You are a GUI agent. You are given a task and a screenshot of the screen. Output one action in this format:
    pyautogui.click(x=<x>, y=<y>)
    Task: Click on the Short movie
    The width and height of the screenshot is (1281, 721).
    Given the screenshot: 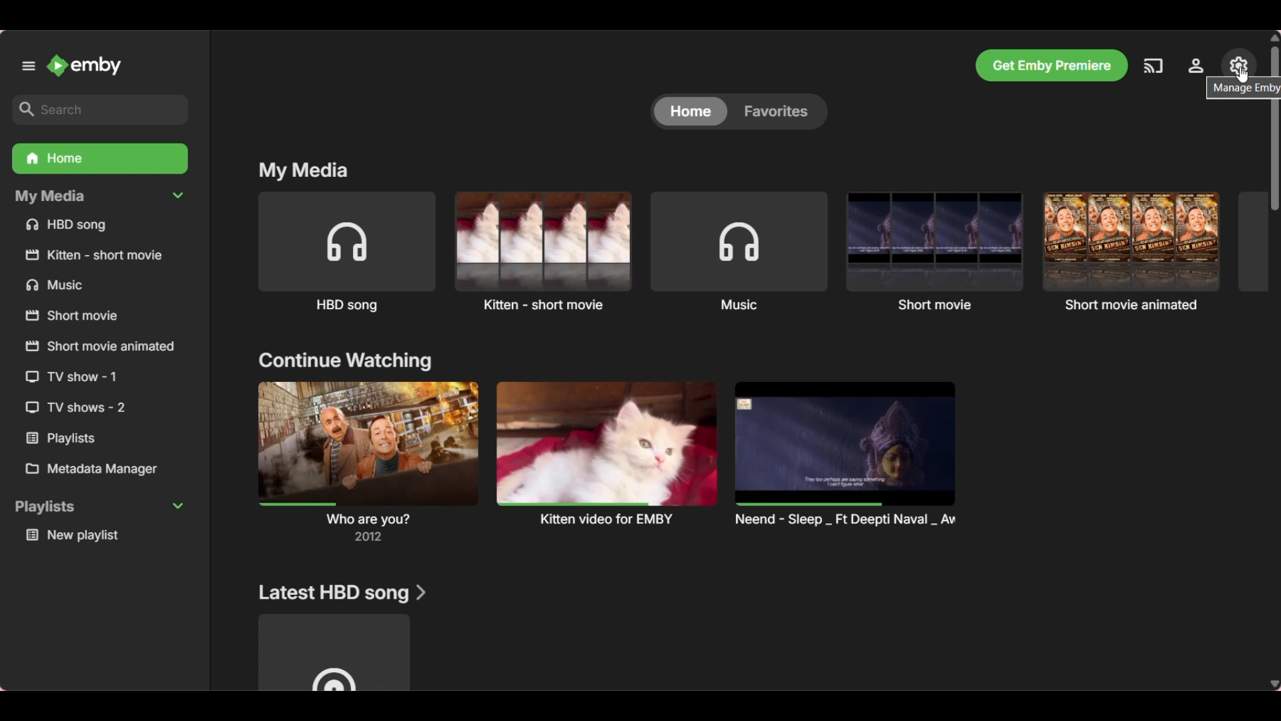 What is the action you would take?
    pyautogui.click(x=542, y=253)
    